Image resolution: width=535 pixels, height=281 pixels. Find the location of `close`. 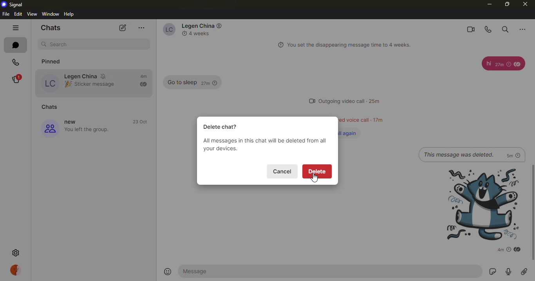

close is located at coordinates (524, 5).